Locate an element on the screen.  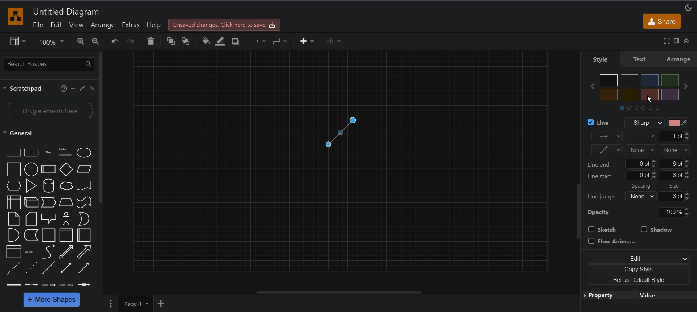
zoom is located at coordinates (52, 42).